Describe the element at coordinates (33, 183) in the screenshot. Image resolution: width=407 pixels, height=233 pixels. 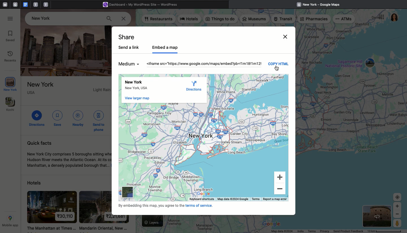
I see `Hotels` at that location.